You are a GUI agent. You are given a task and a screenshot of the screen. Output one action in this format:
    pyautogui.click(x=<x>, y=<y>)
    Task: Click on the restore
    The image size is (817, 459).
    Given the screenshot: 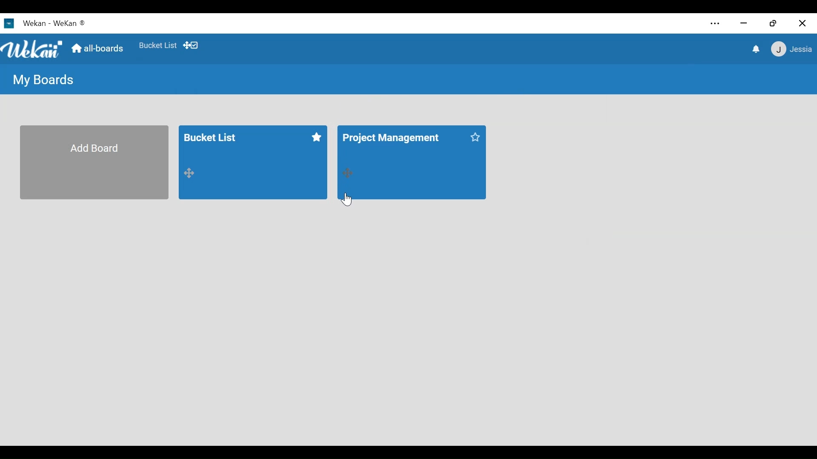 What is the action you would take?
    pyautogui.click(x=773, y=23)
    